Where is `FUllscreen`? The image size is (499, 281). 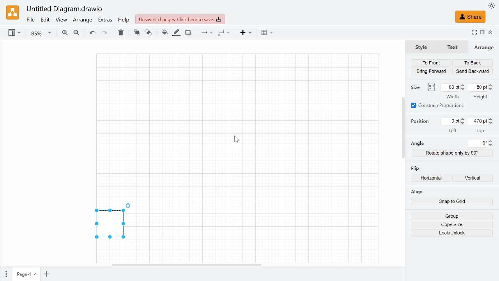 FUllscreen is located at coordinates (474, 33).